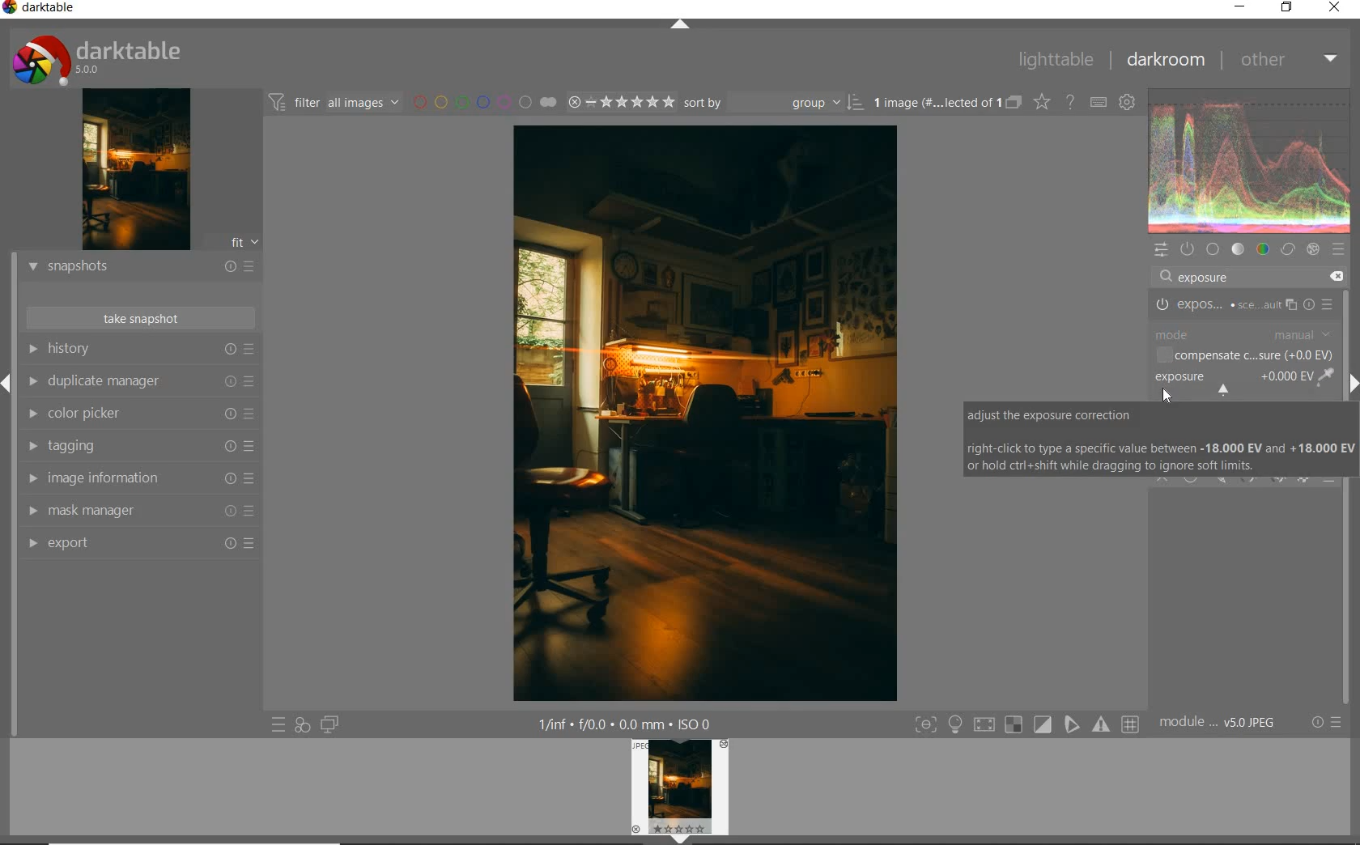 The width and height of the screenshot is (1360, 845). I want to click on waveform, so click(1252, 161).